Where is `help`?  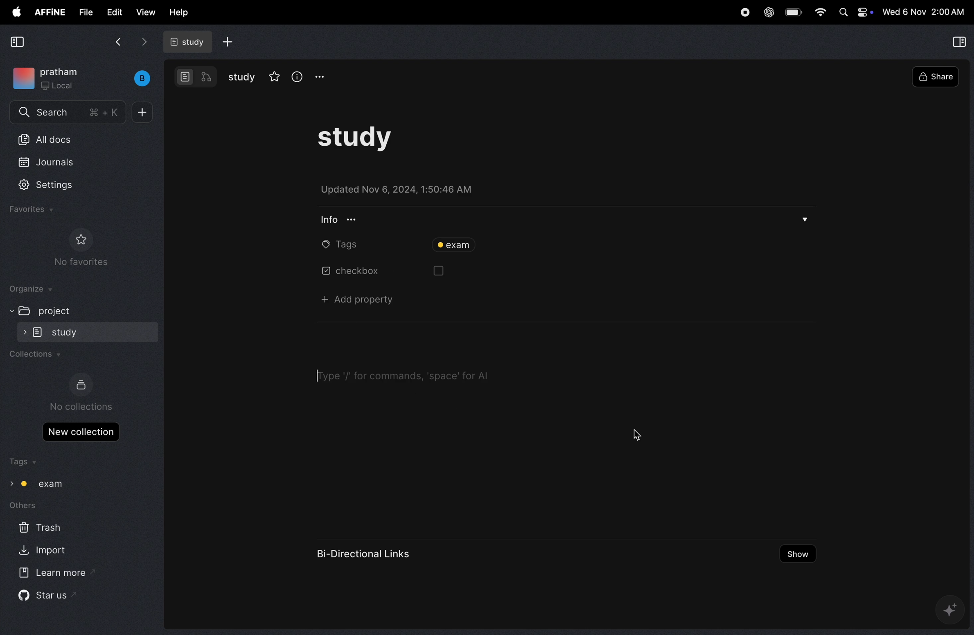
help is located at coordinates (177, 13).